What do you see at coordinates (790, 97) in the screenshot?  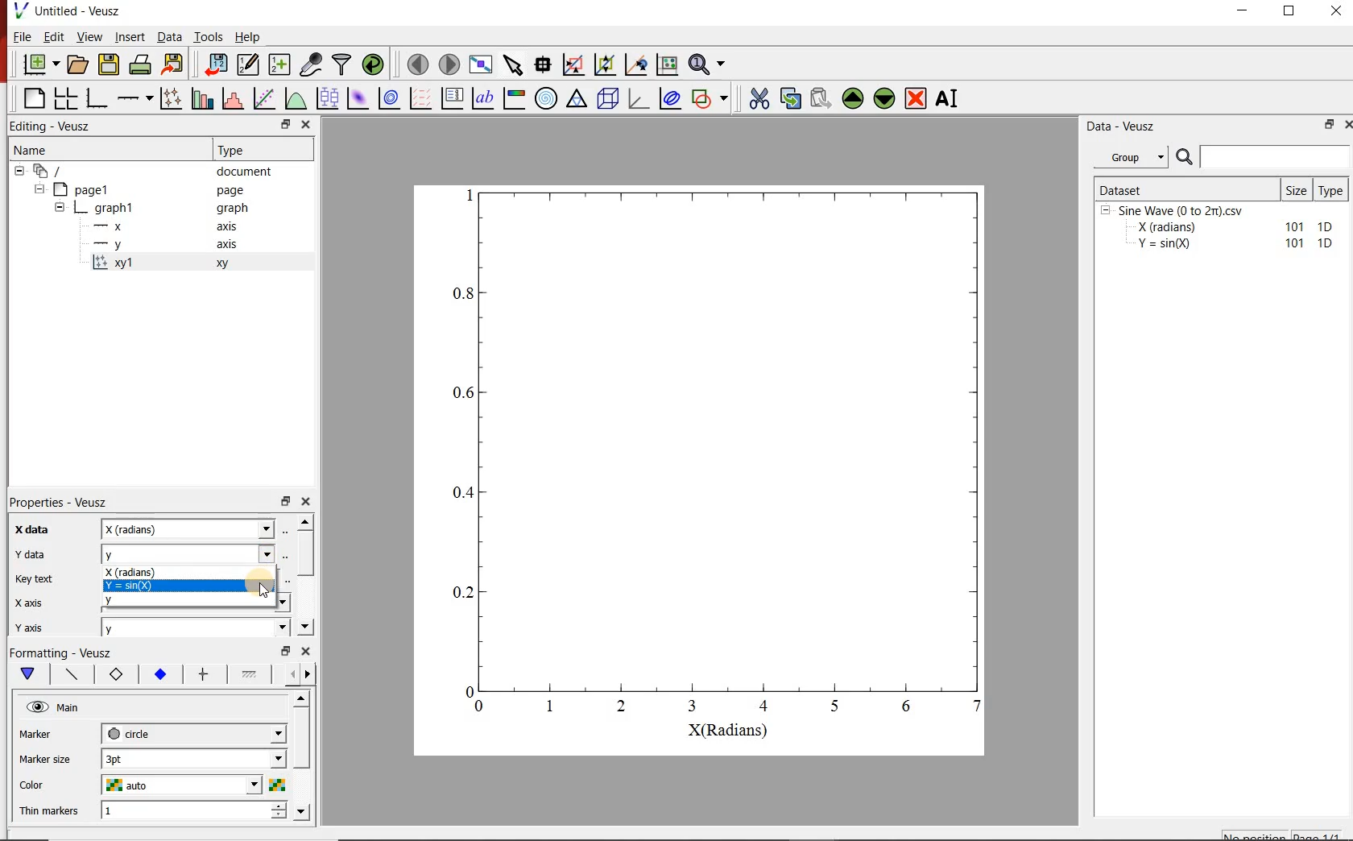 I see `copy` at bounding box center [790, 97].